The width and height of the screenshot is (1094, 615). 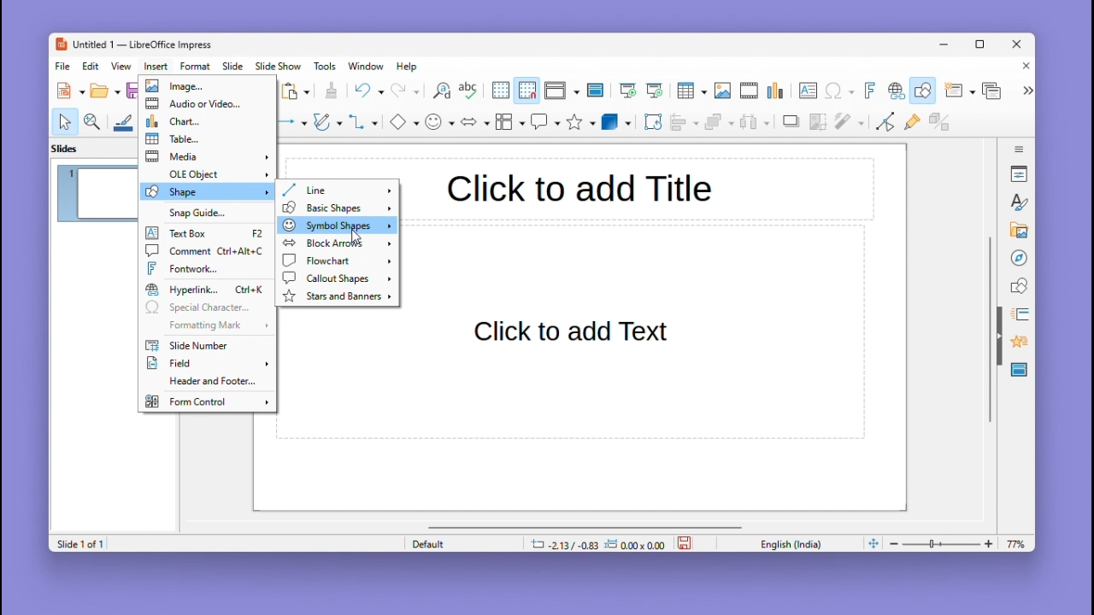 I want to click on Crop image, so click(x=819, y=126).